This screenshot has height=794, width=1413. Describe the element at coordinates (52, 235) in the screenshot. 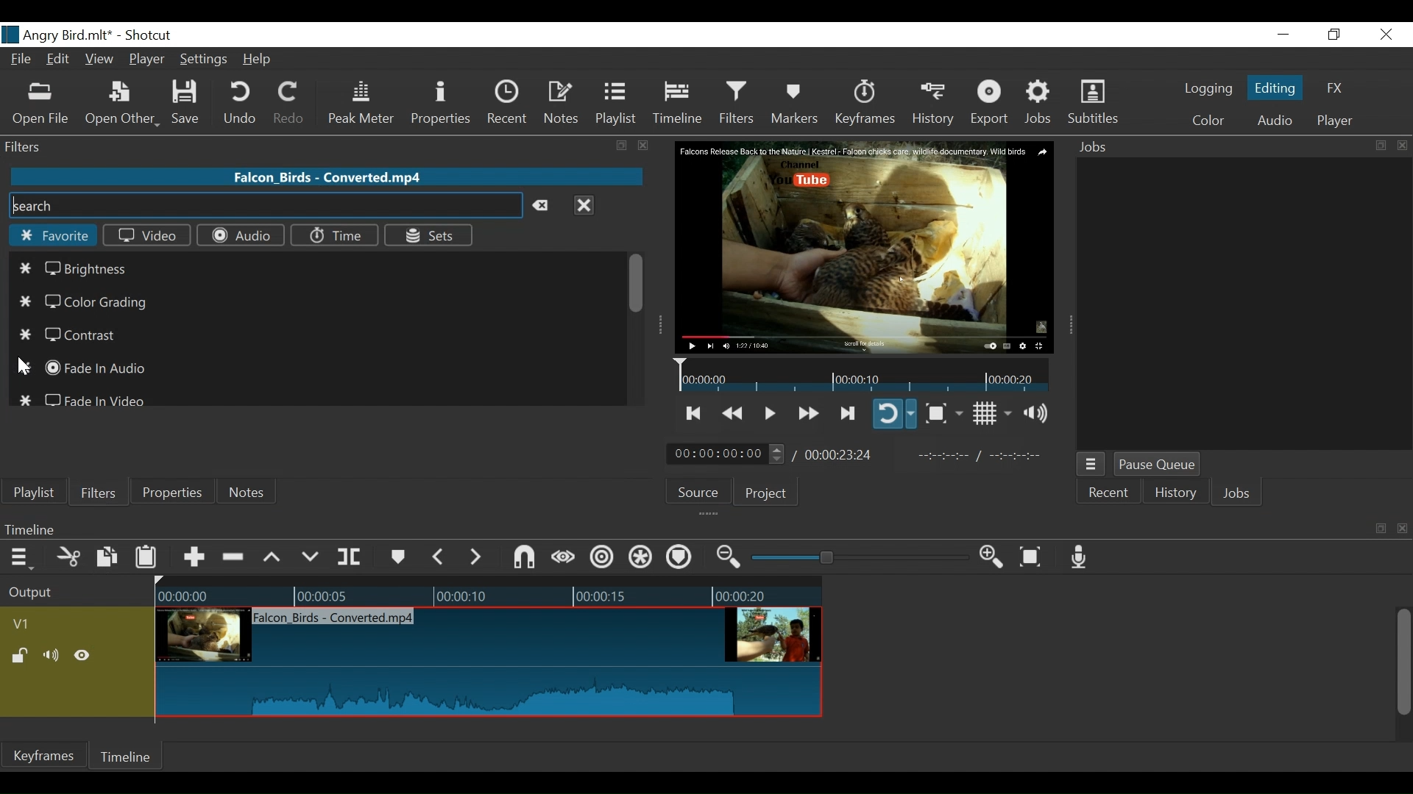

I see `Favorite` at that location.